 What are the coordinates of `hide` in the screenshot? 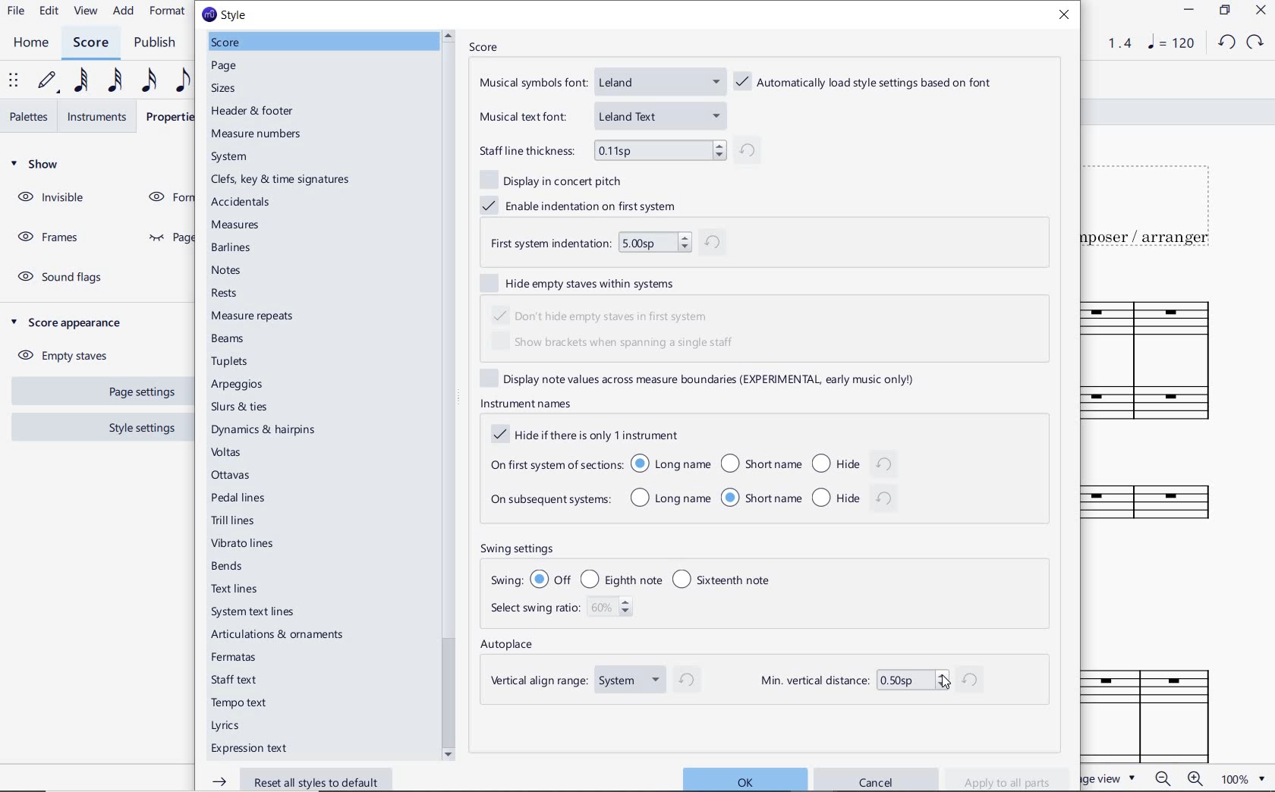 It's located at (852, 462).